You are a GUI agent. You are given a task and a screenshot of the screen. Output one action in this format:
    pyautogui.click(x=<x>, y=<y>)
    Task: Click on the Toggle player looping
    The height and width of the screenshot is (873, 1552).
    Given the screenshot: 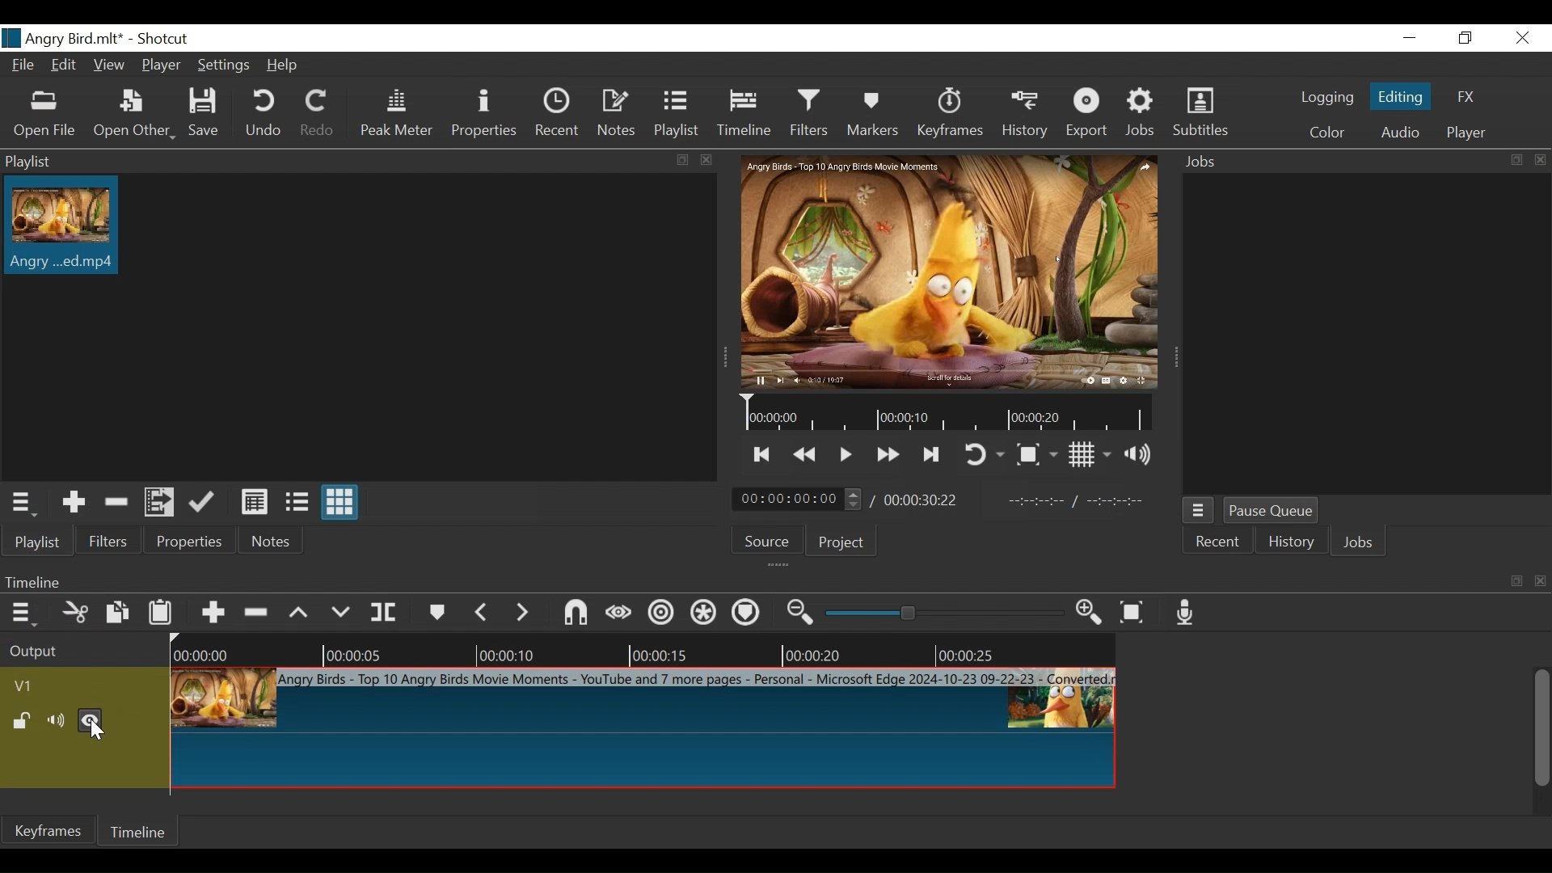 What is the action you would take?
    pyautogui.click(x=984, y=455)
    